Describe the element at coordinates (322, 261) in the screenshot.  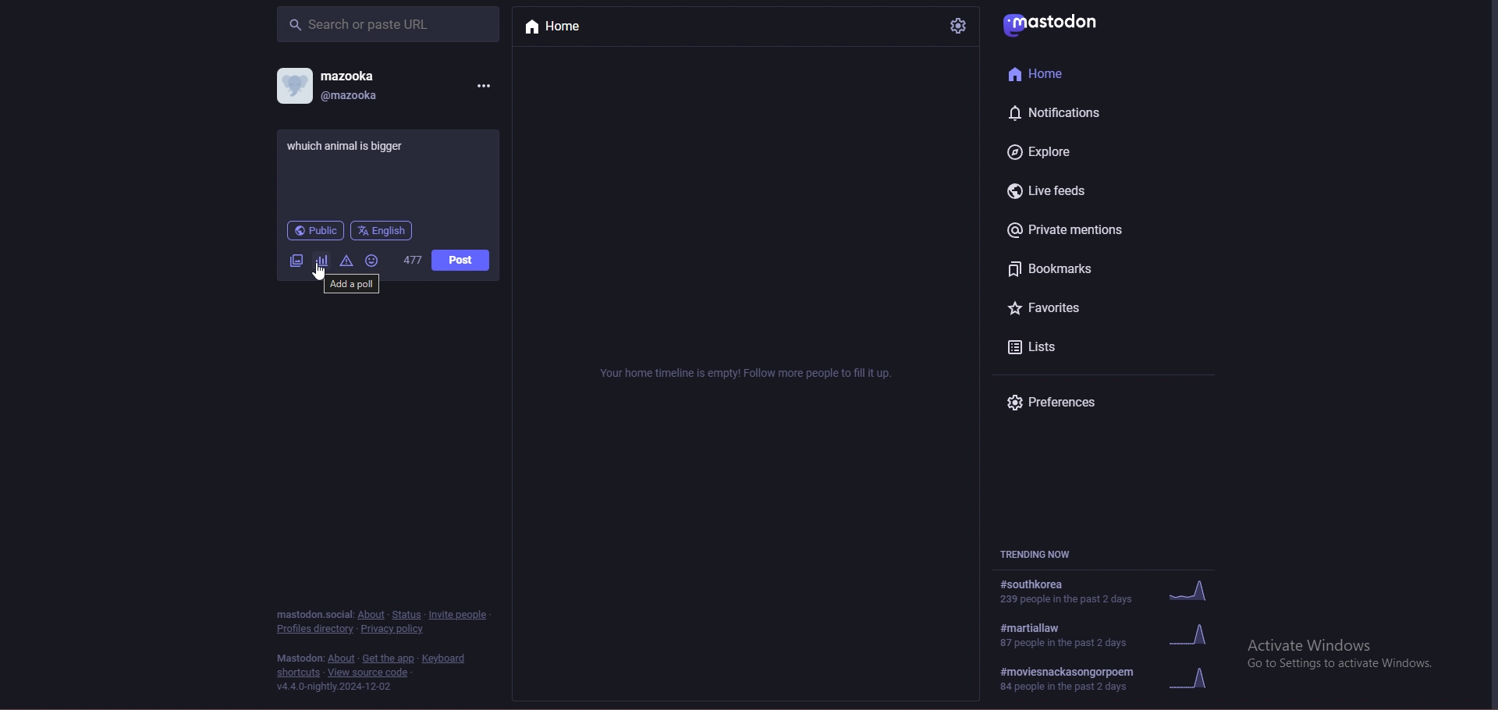
I see `polls` at that location.